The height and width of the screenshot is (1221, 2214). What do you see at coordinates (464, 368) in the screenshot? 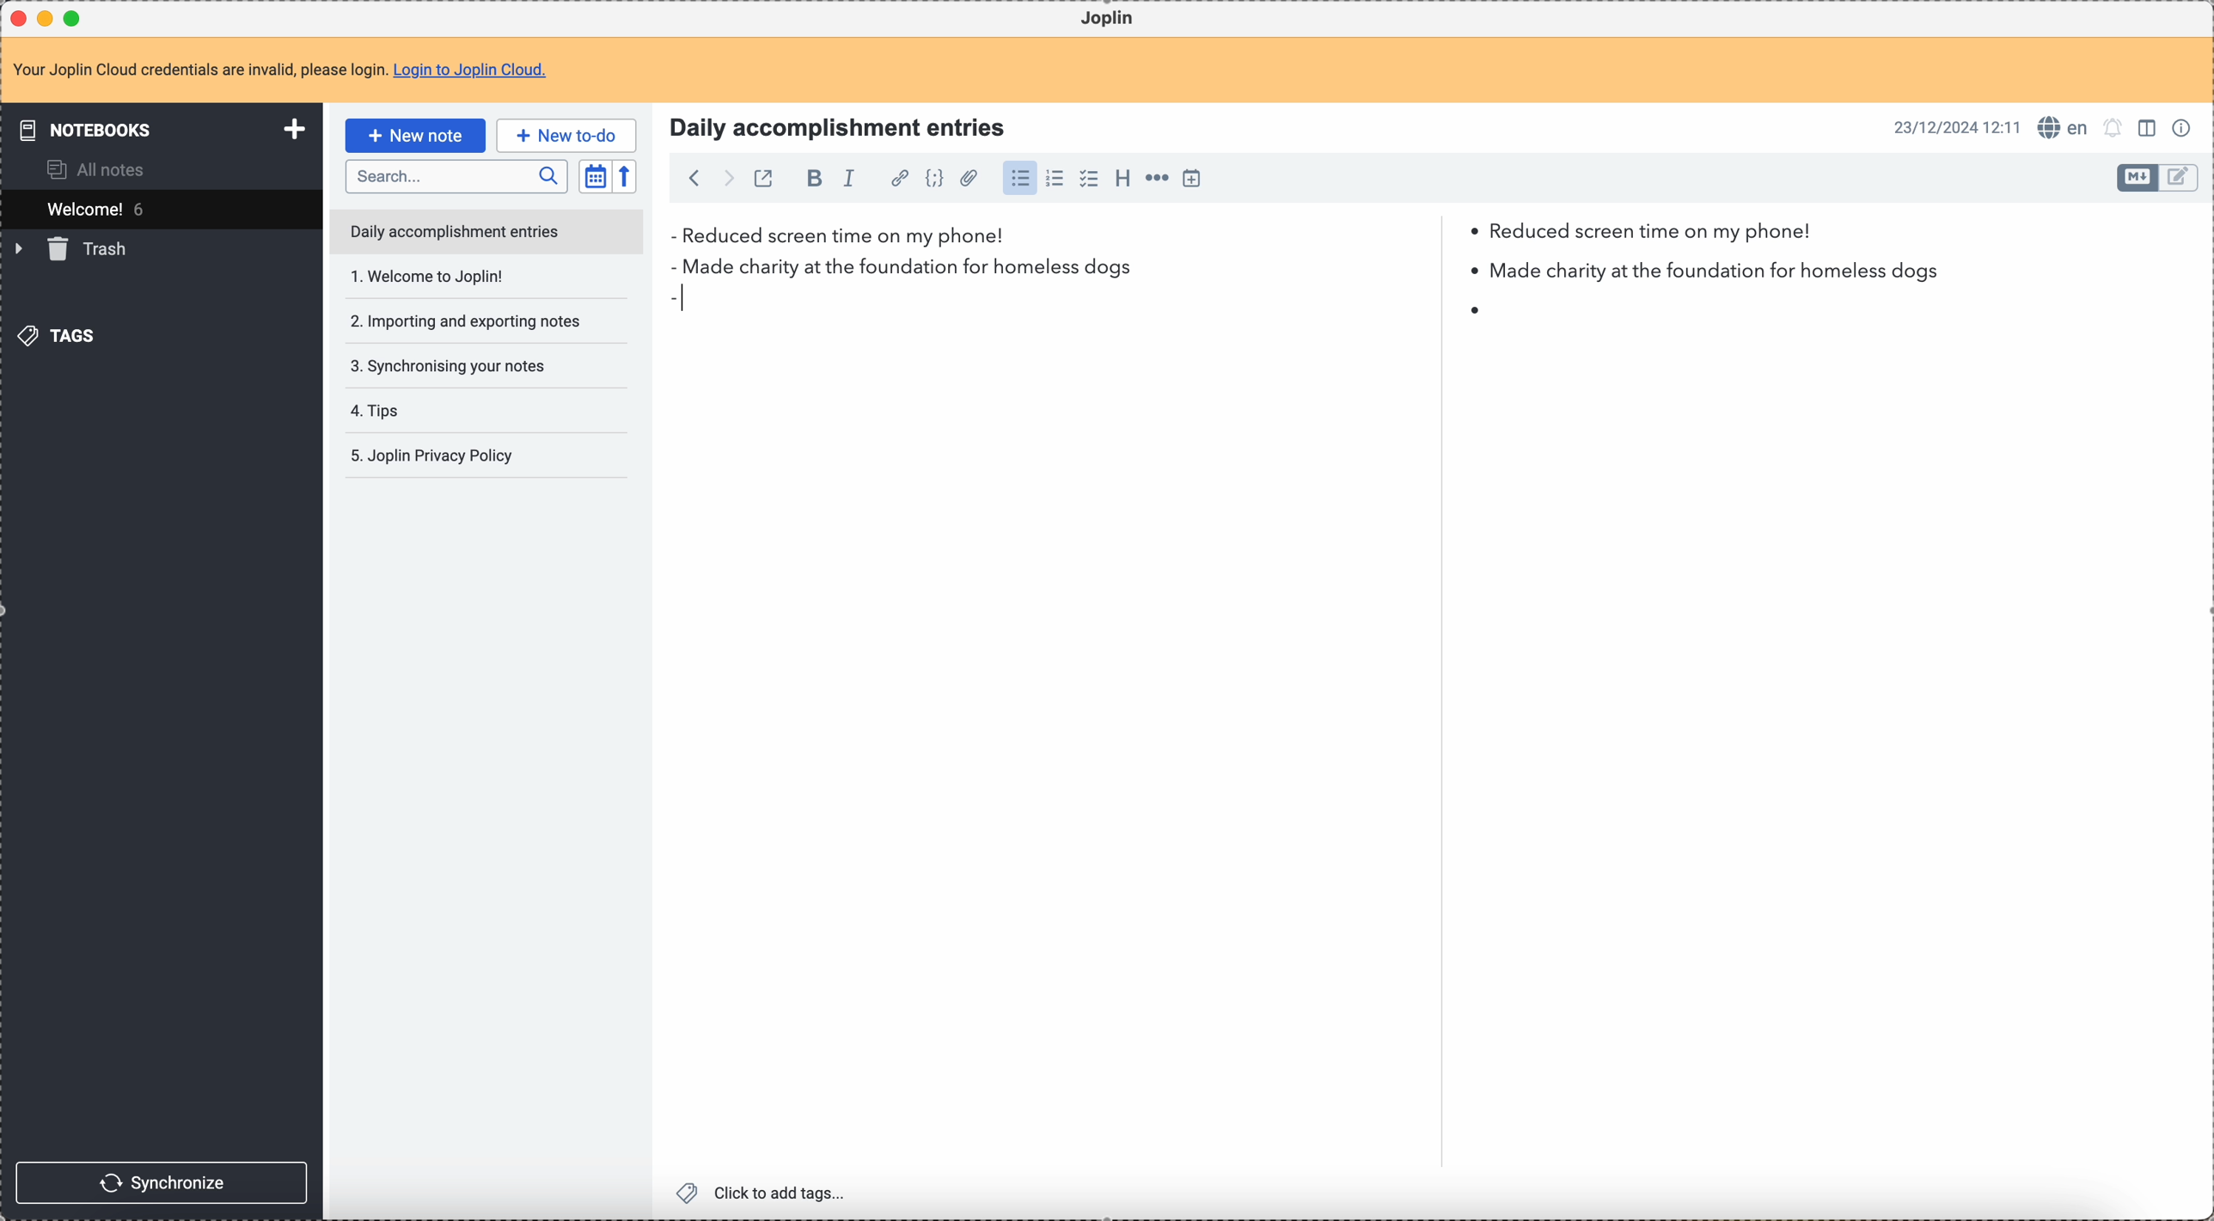
I see `tips` at bounding box center [464, 368].